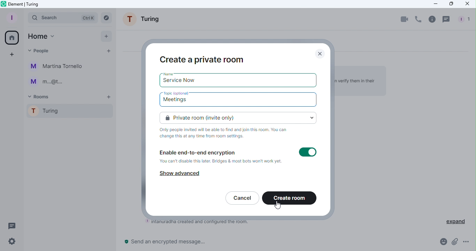 The image size is (476, 251). I want to click on service now, so click(180, 82).